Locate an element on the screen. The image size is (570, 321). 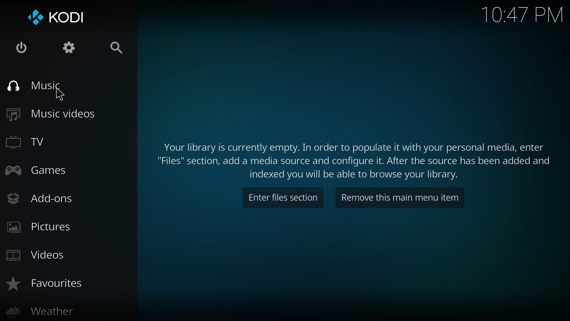
remove this item is located at coordinates (403, 197).